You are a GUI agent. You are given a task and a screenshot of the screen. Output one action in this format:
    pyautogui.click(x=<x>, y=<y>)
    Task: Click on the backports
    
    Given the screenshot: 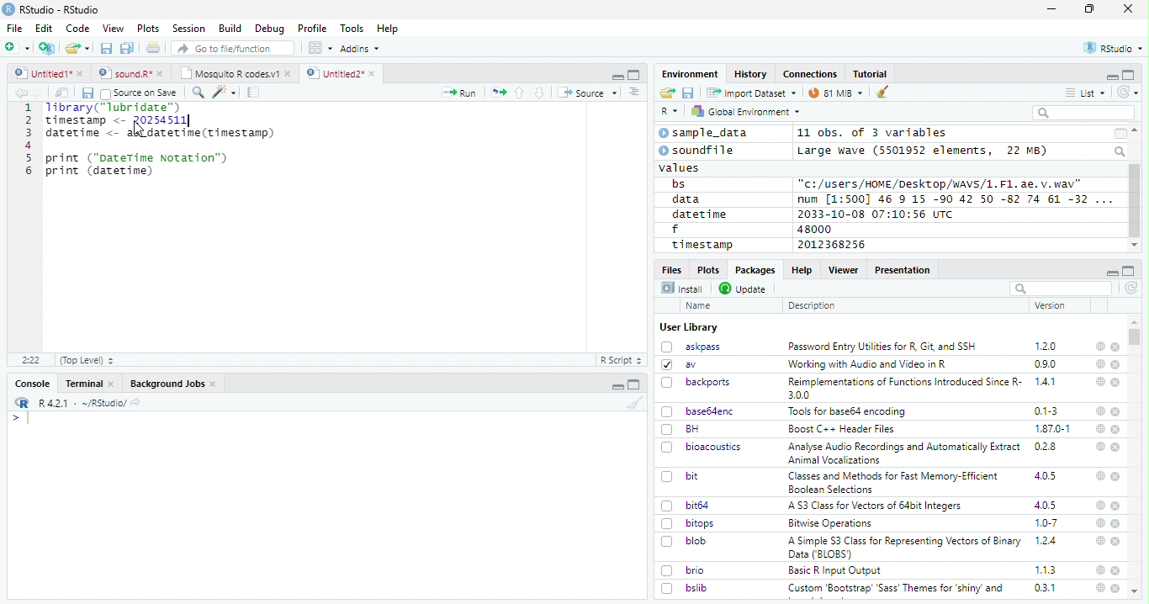 What is the action you would take?
    pyautogui.click(x=698, y=383)
    